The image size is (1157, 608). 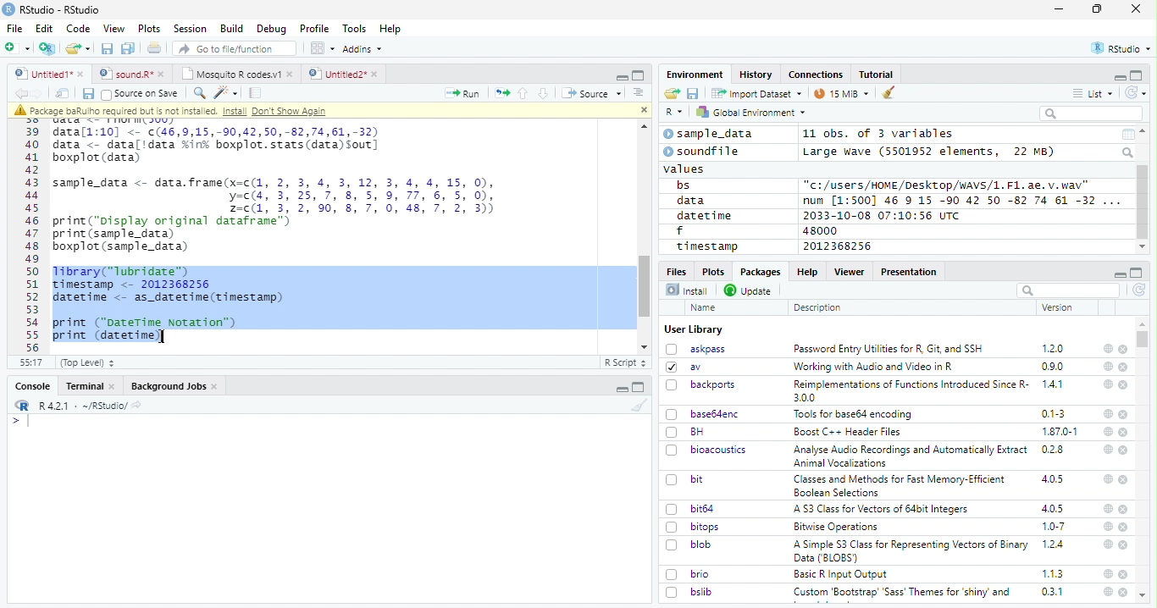 I want to click on scroll down, so click(x=1142, y=247).